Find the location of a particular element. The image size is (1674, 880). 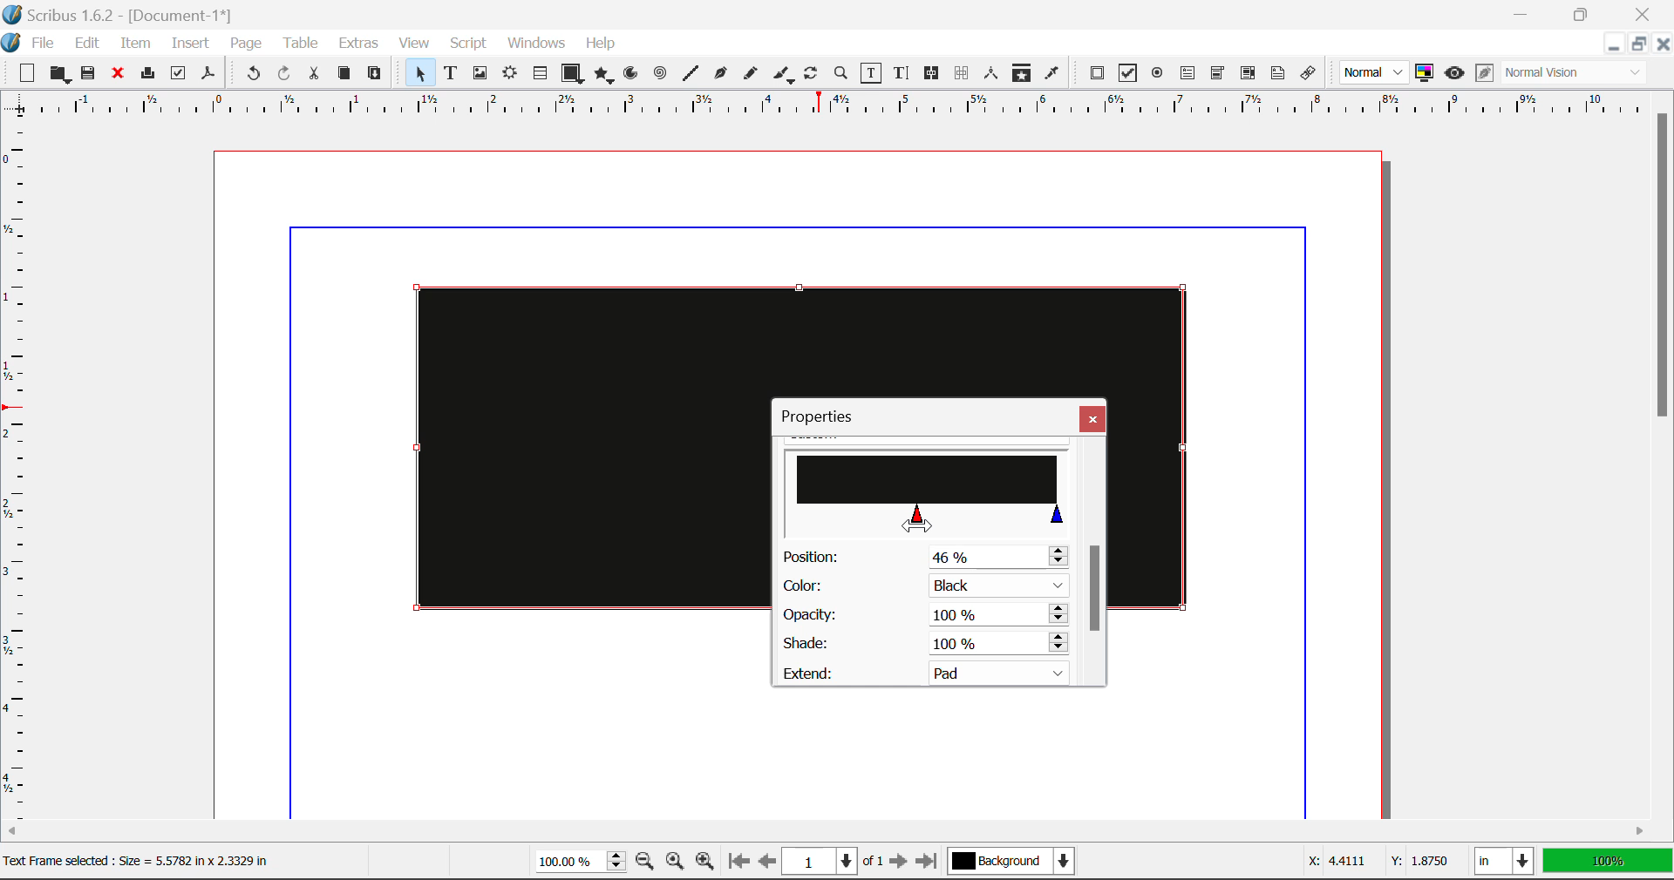

Copy is located at coordinates (345, 73).